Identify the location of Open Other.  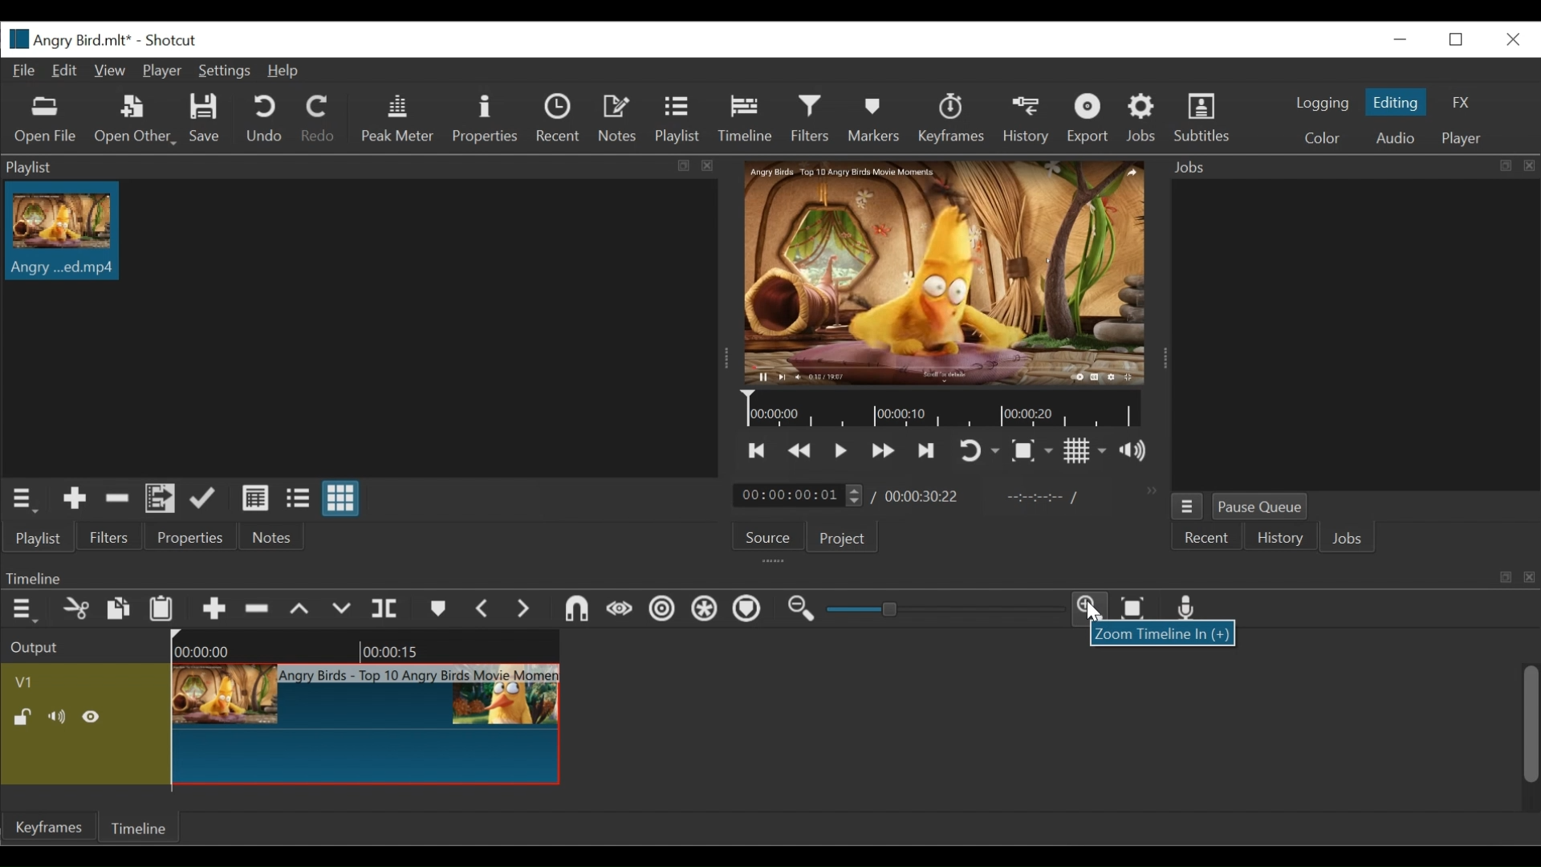
(136, 120).